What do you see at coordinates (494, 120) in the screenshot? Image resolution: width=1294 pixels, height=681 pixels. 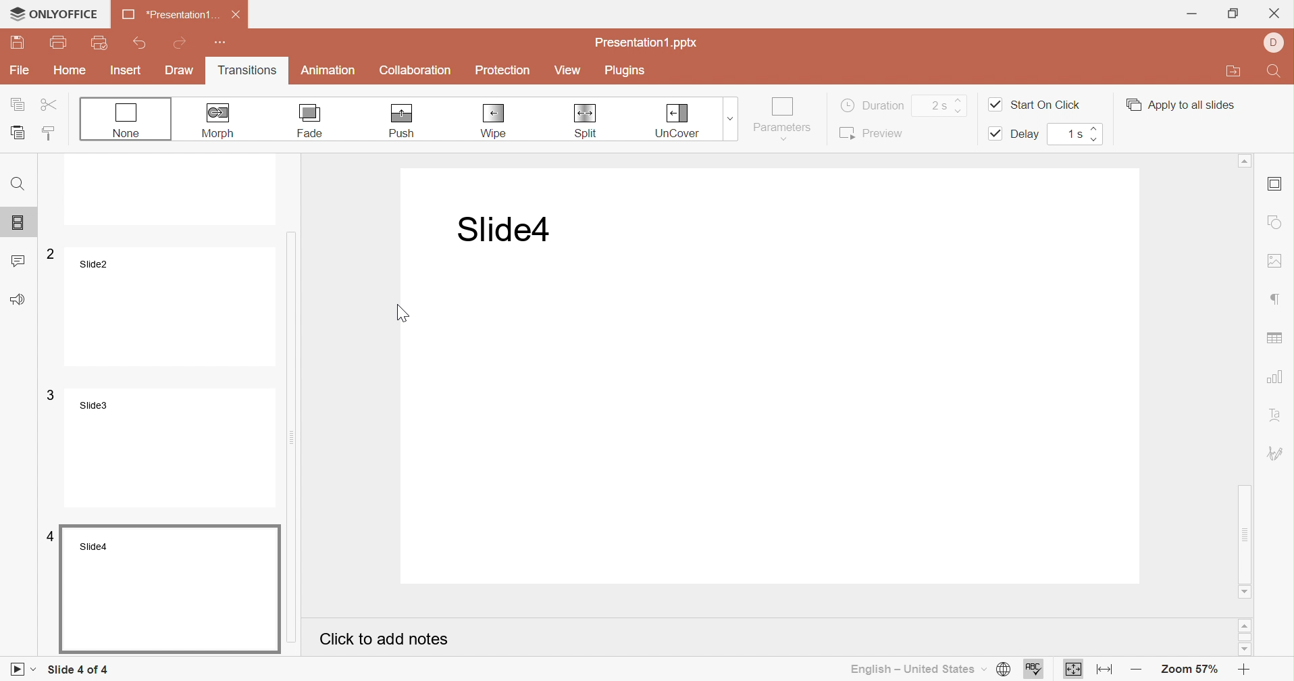 I see `Wipe` at bounding box center [494, 120].